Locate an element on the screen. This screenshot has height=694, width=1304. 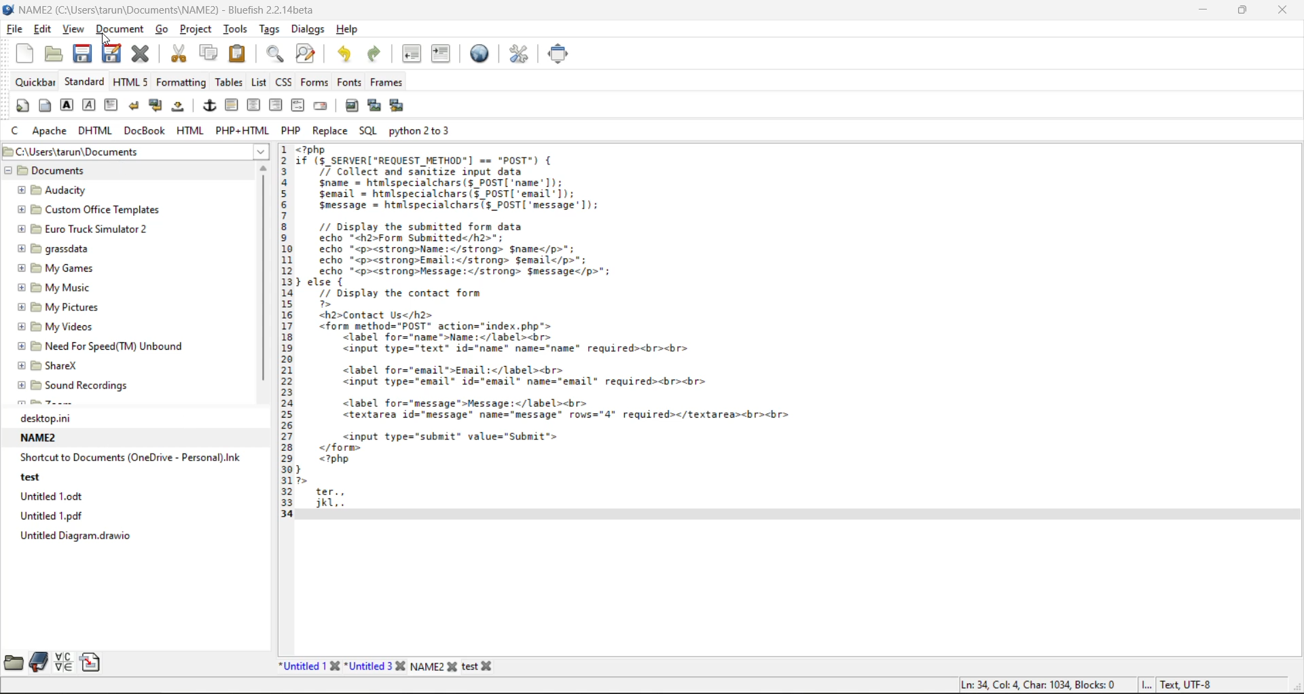
find and replace is located at coordinates (306, 52).